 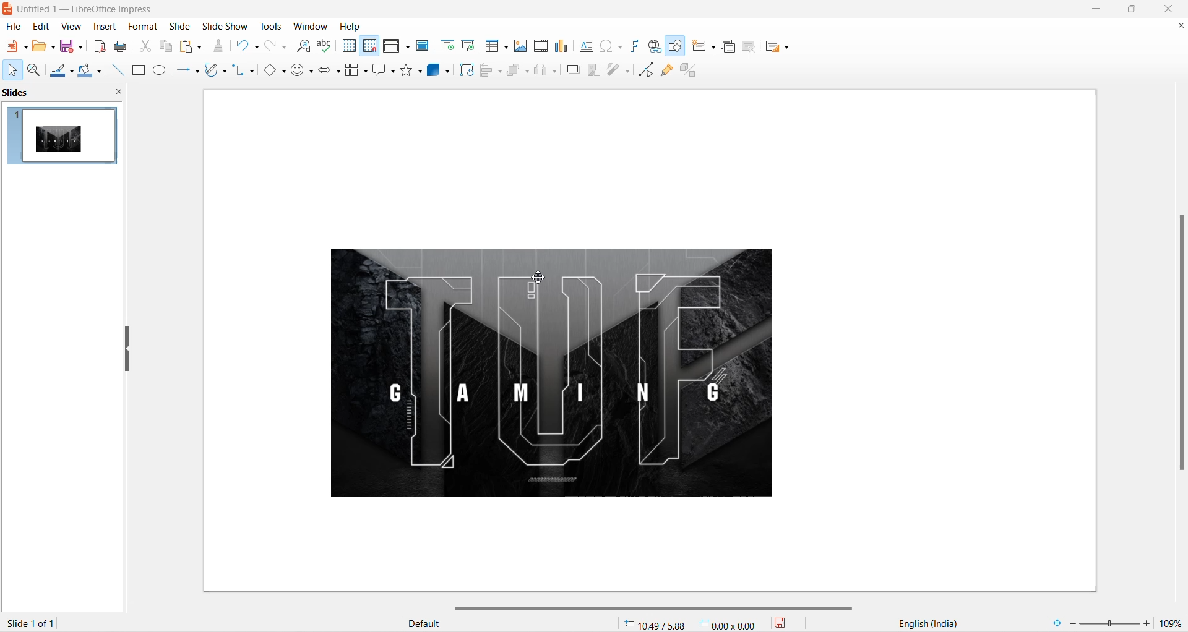 I want to click on open file options, so click(x=53, y=49).